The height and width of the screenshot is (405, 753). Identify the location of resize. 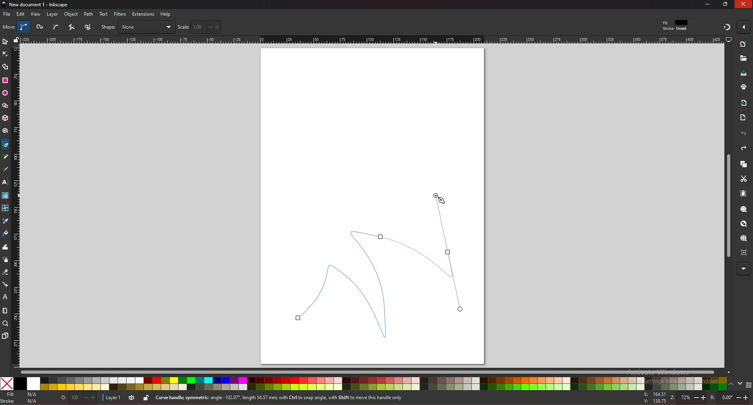
(726, 4).